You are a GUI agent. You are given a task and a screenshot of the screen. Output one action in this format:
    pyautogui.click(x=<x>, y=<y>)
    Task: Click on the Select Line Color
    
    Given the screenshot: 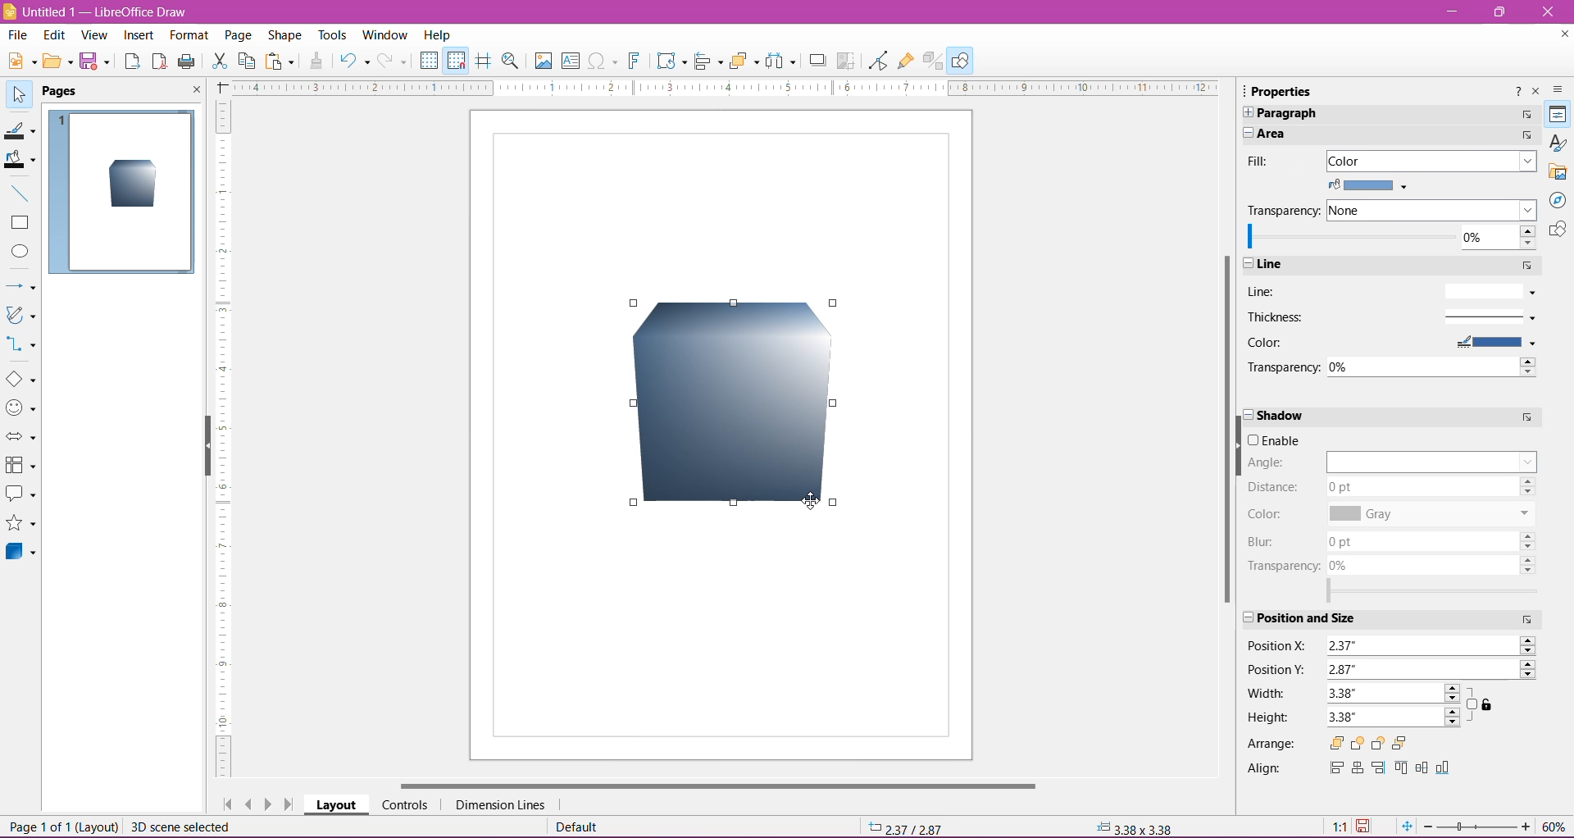 What is the action you would take?
    pyautogui.click(x=1494, y=343)
    